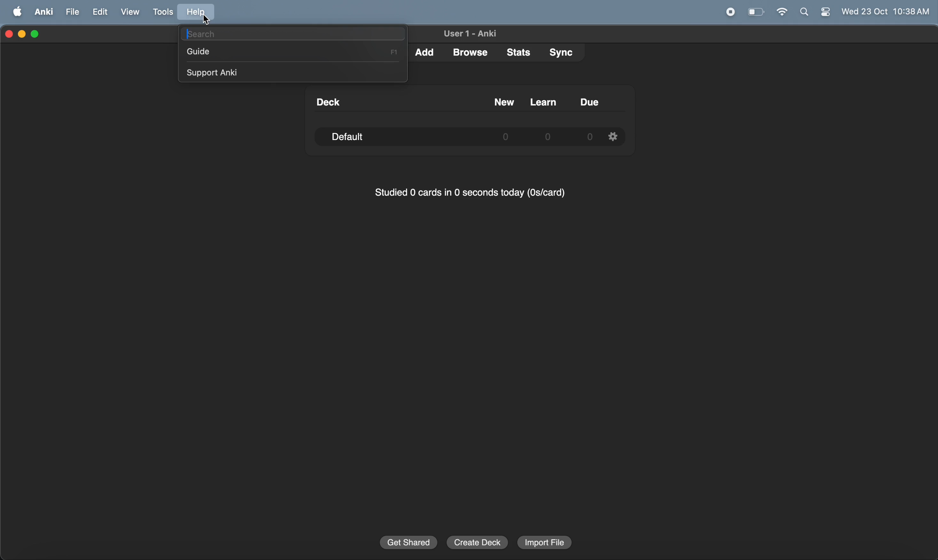  What do you see at coordinates (161, 12) in the screenshot?
I see `tools` at bounding box center [161, 12].